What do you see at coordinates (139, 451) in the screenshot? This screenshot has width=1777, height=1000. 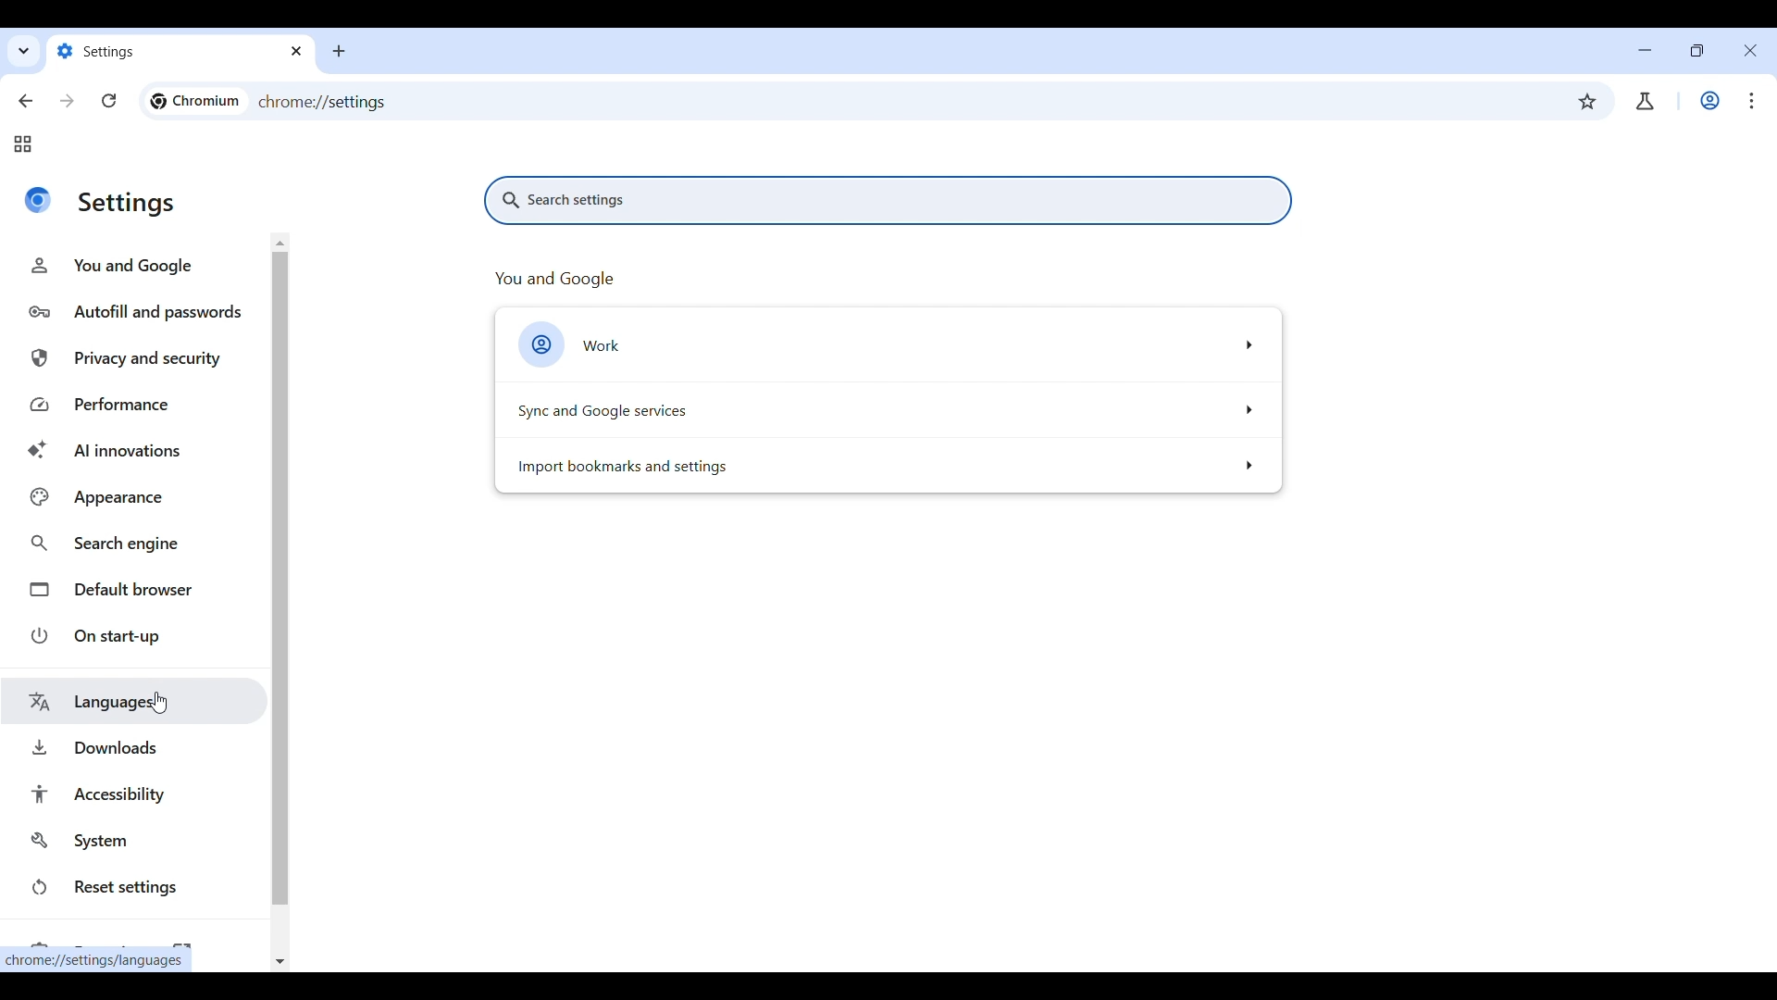 I see `AI innovations` at bounding box center [139, 451].